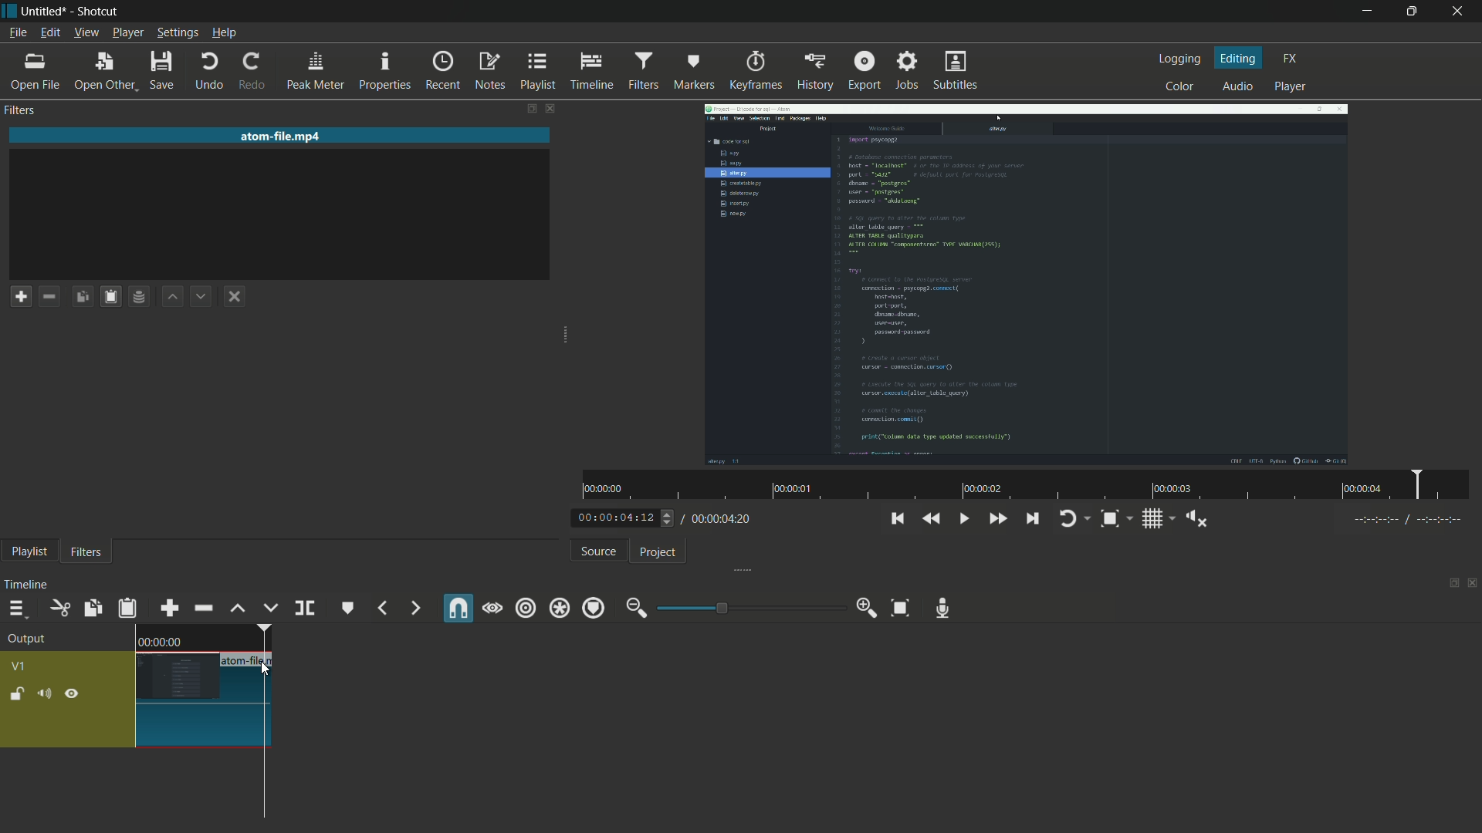 This screenshot has width=1482, height=833. What do you see at coordinates (1237, 59) in the screenshot?
I see `editing` at bounding box center [1237, 59].